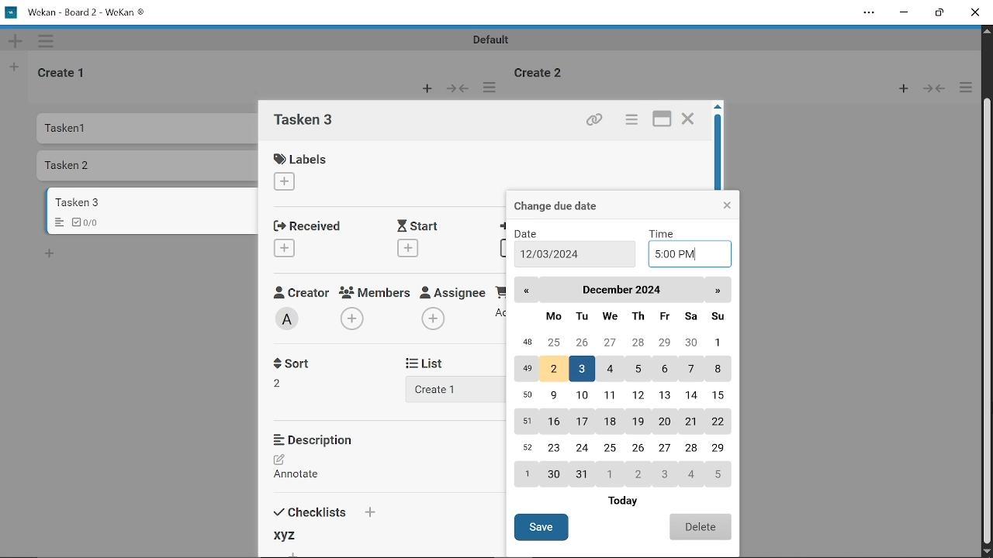 This screenshot has width=993, height=558. Describe the element at coordinates (528, 289) in the screenshot. I see `Back` at that location.